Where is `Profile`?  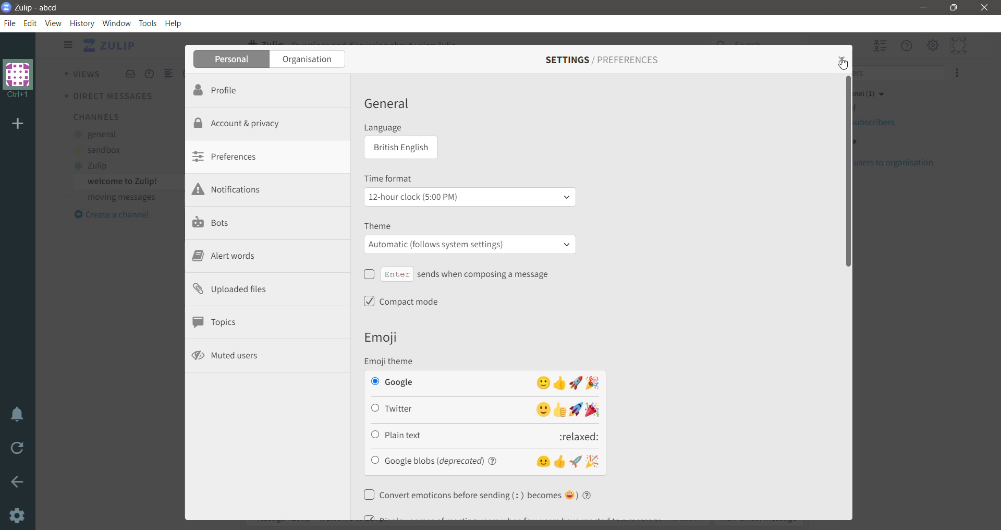 Profile is located at coordinates (226, 92).